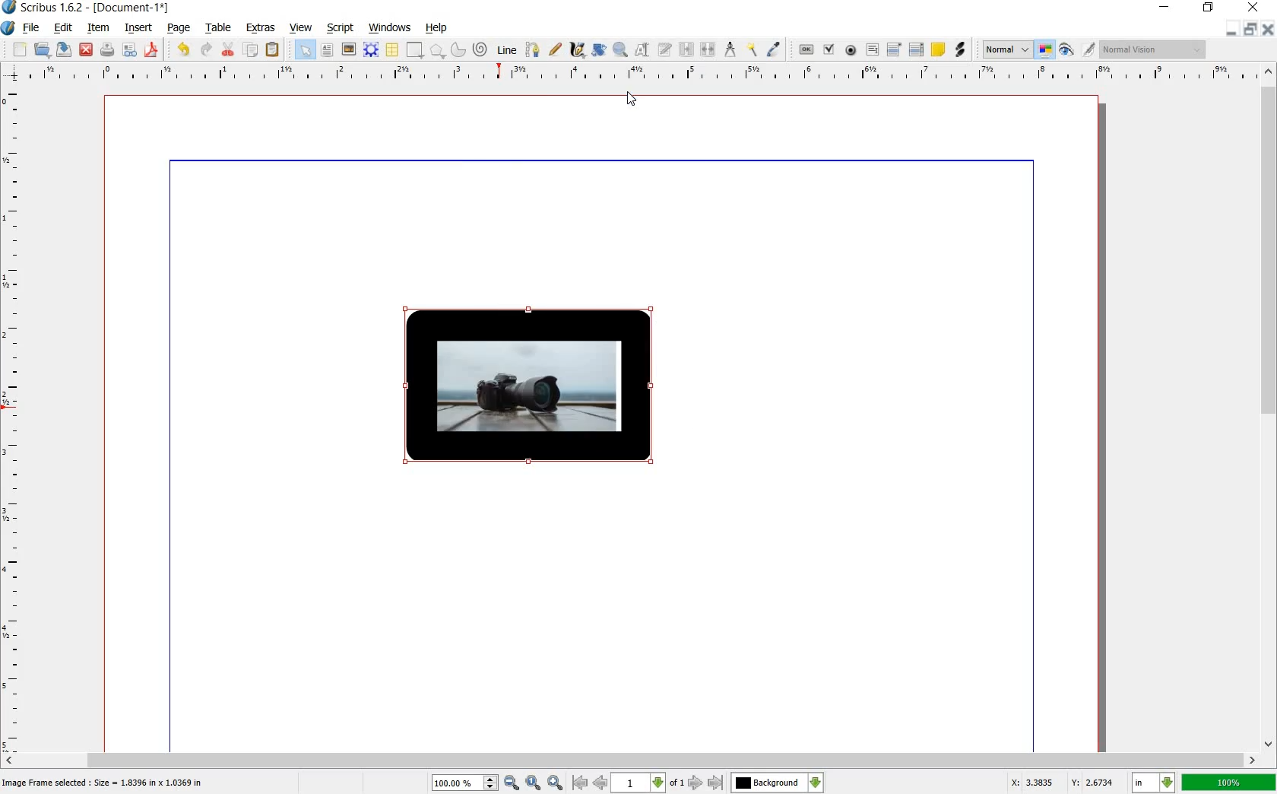 The image size is (1277, 794). What do you see at coordinates (774, 49) in the screenshot?
I see `eye dropper` at bounding box center [774, 49].